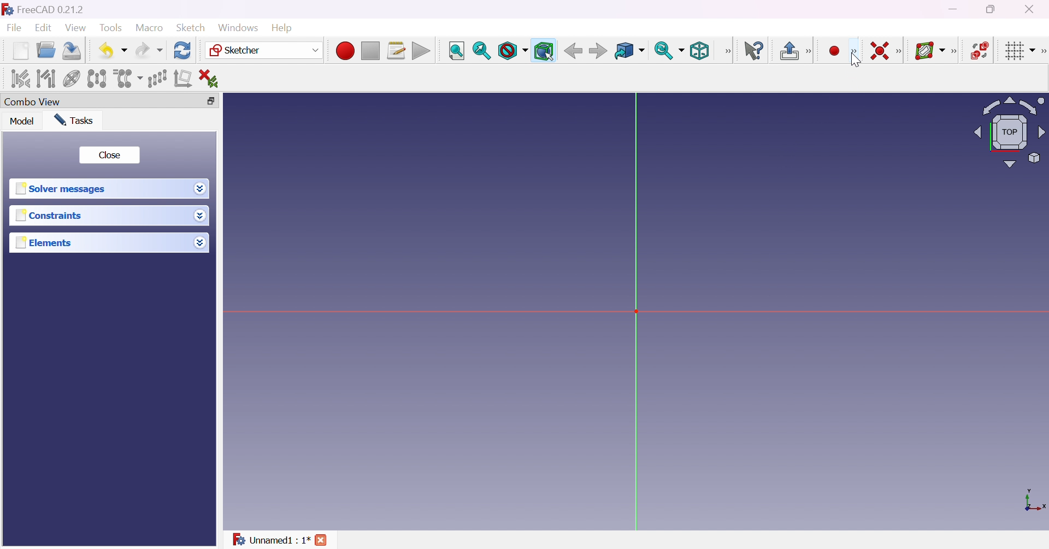 Image resolution: width=1049 pixels, height=549 pixels. I want to click on Minimize, so click(956, 9).